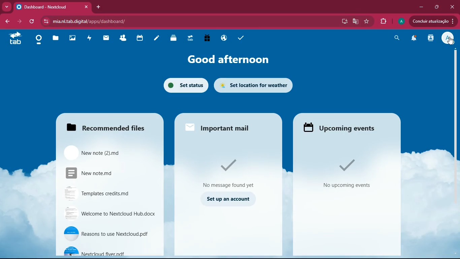 The width and height of the screenshot is (460, 259). What do you see at coordinates (227, 59) in the screenshot?
I see `good afternoon` at bounding box center [227, 59].